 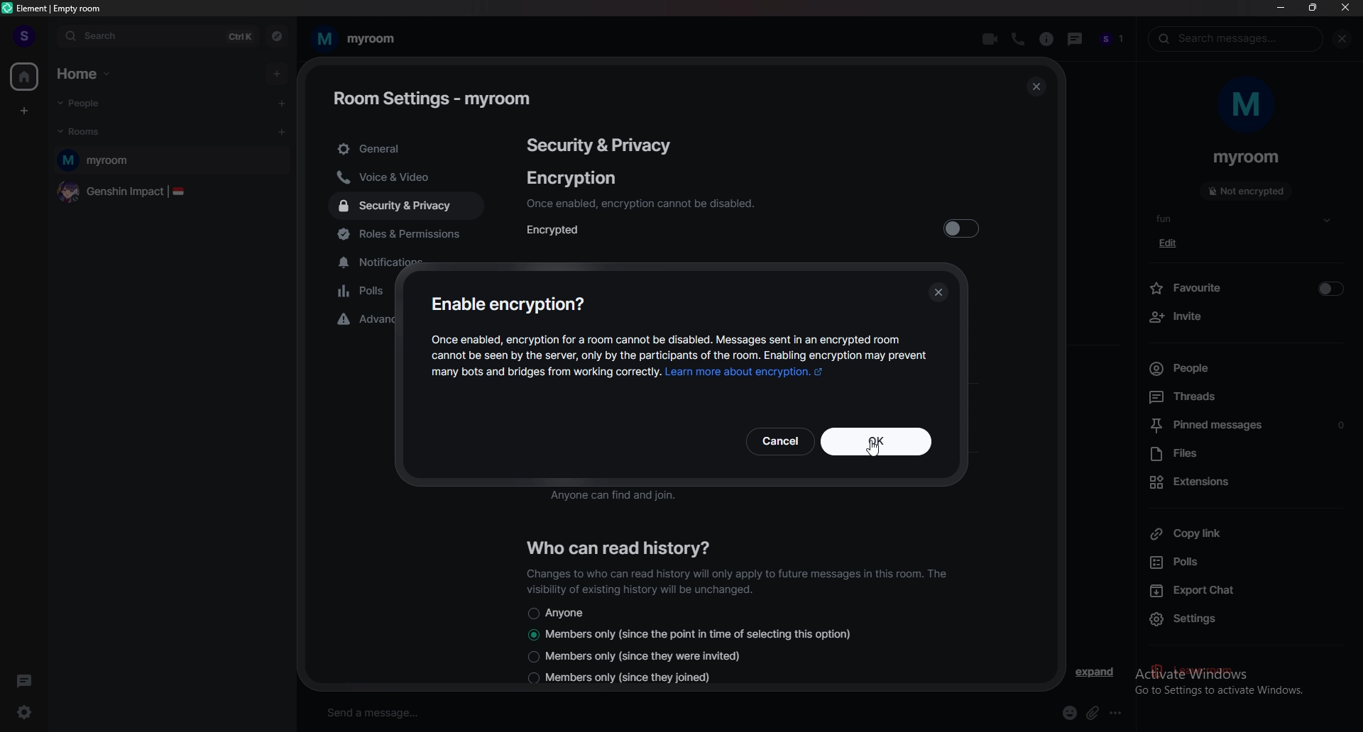 I want to click on go to settings to activate windows, so click(x=1248, y=693).